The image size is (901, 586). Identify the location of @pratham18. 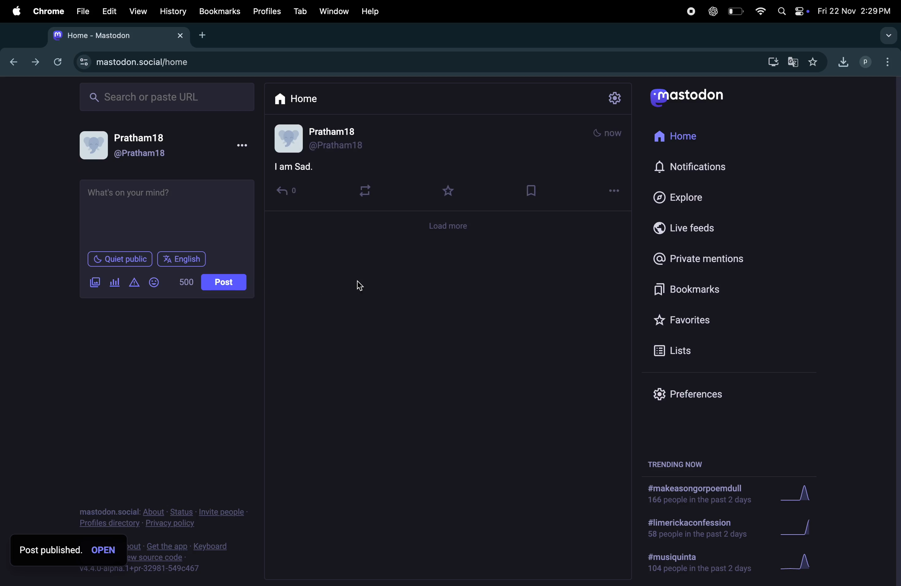
(143, 154).